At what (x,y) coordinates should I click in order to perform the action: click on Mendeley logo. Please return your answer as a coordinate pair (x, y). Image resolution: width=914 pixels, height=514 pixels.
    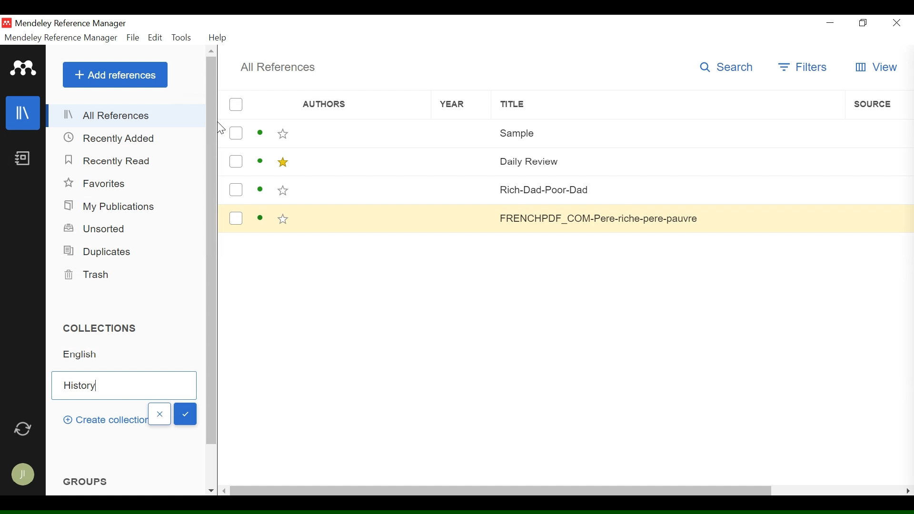
    Looking at the image, I should click on (23, 69).